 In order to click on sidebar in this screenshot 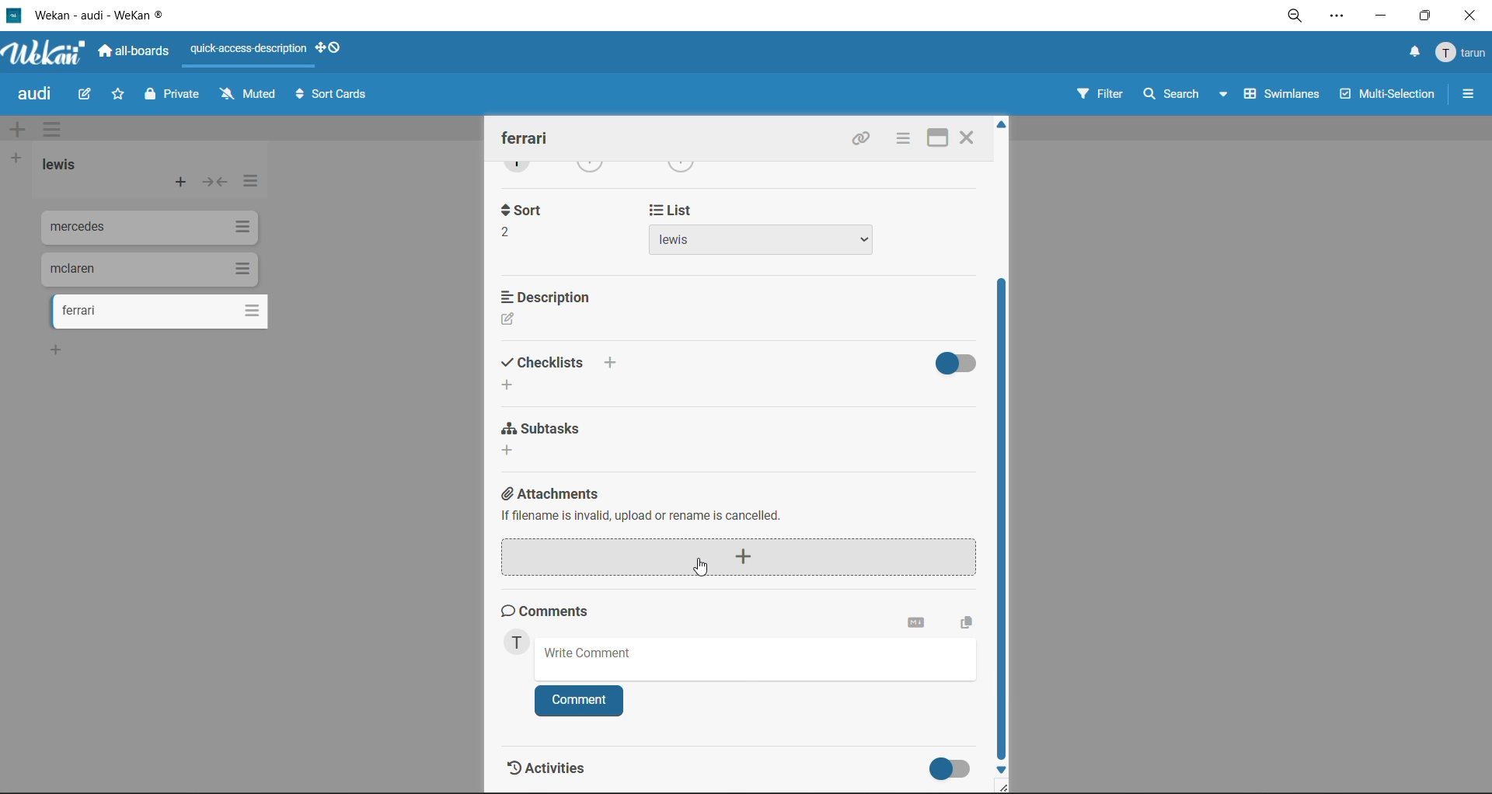, I will do `click(1466, 93)`.